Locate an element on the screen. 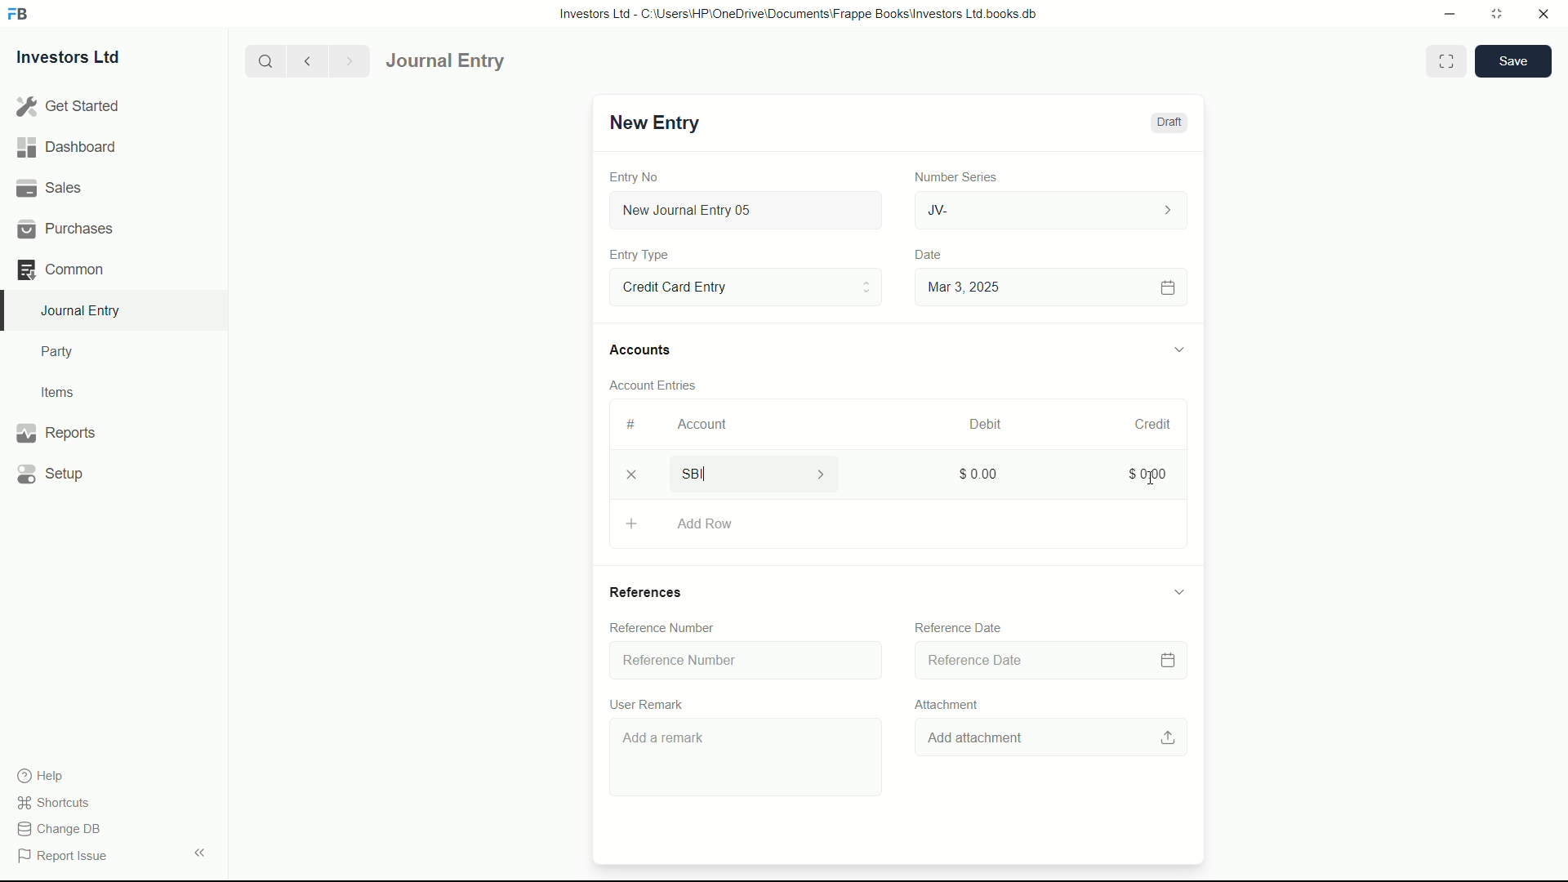 This screenshot has height=882, width=1568. Attachment is located at coordinates (942, 703).